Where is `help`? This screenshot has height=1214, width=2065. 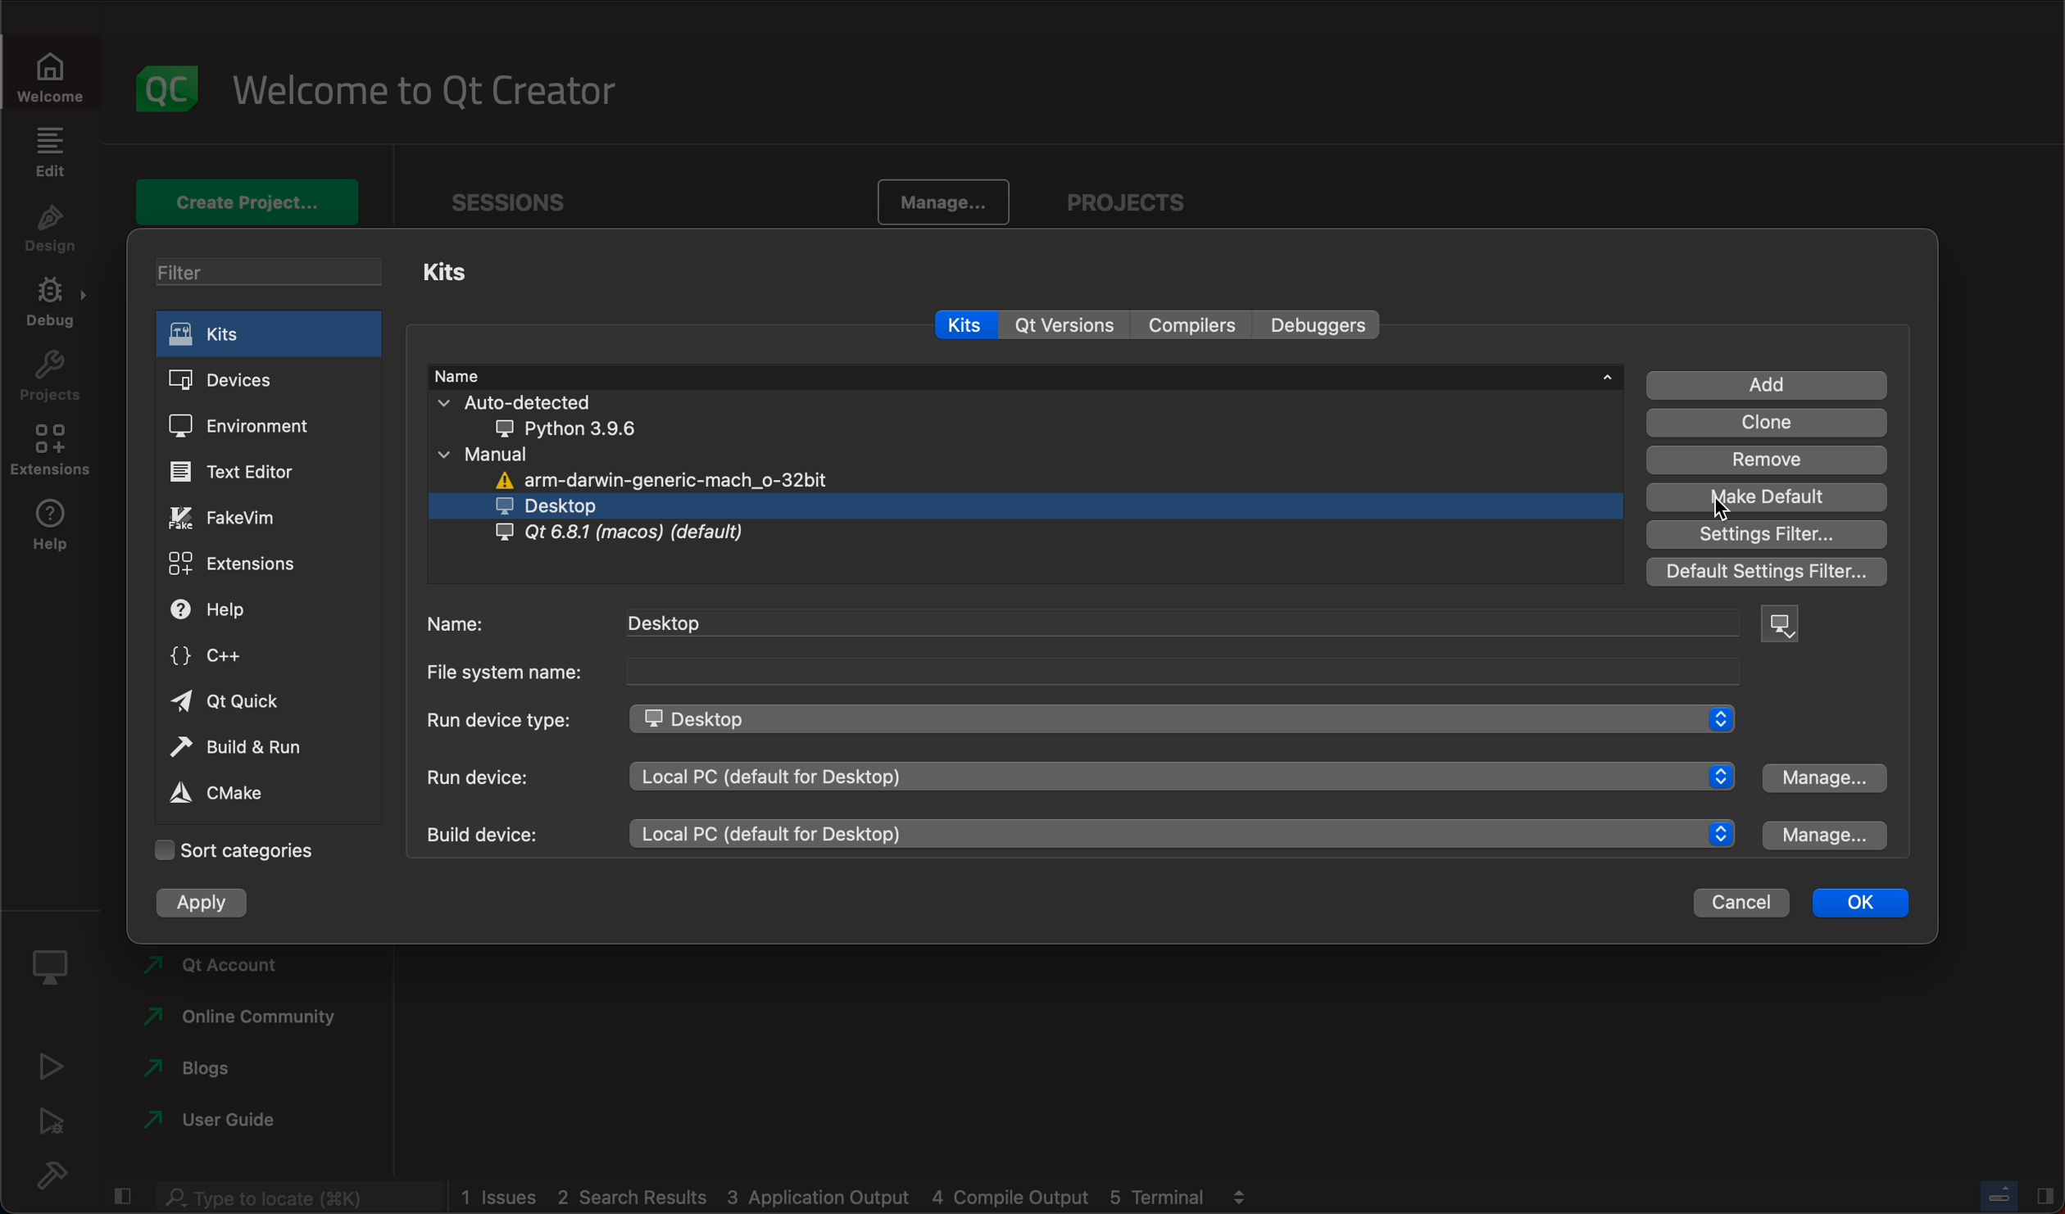 help is located at coordinates (242, 611).